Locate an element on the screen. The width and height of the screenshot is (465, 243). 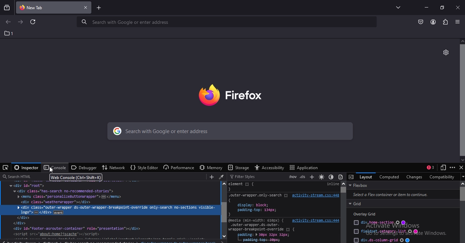
inspector is located at coordinates (26, 168).